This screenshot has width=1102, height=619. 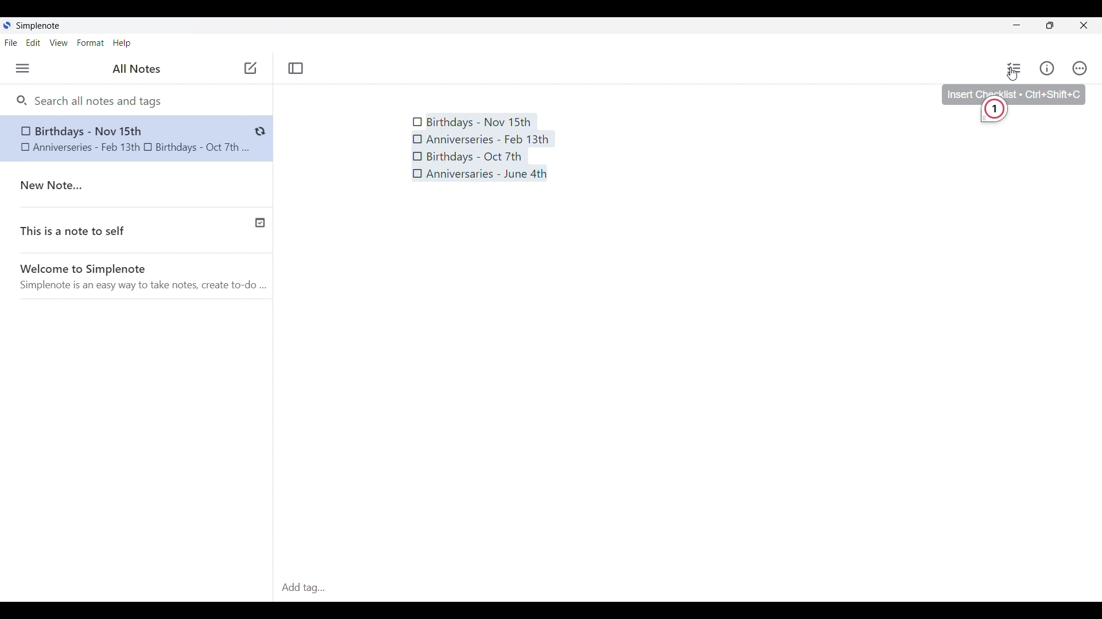 I want to click on Add tag(Click to type in tag), so click(x=687, y=589).